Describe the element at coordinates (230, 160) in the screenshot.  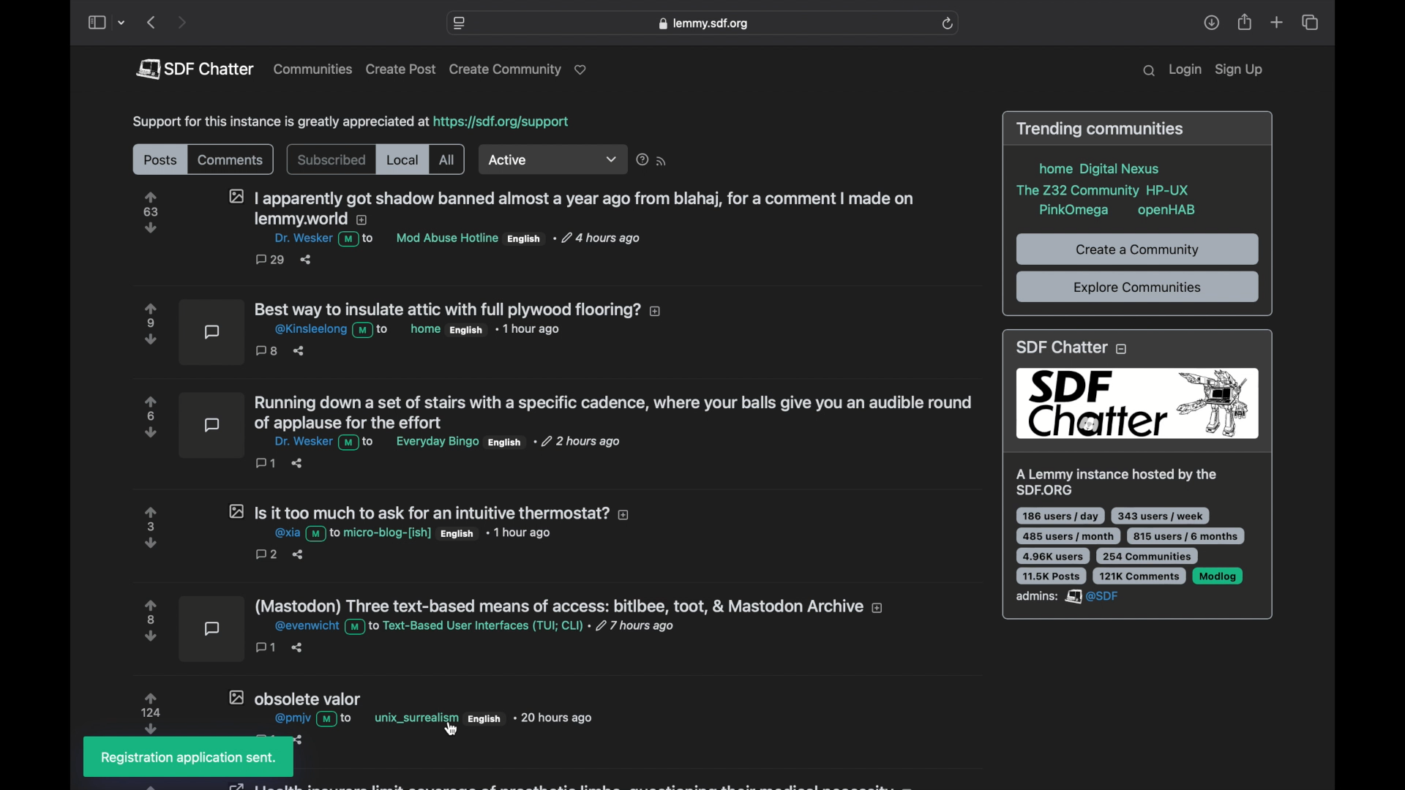
I see `comments` at that location.